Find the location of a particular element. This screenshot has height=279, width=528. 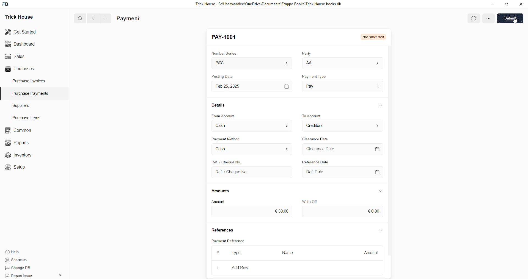

> is located at coordinates (105, 18).